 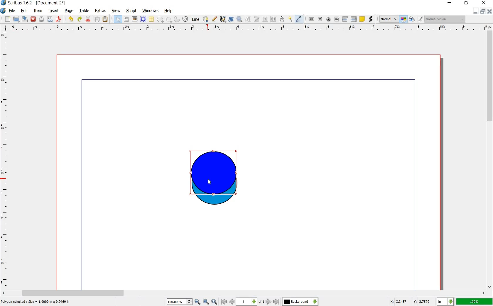 I want to click on cut, so click(x=89, y=19).